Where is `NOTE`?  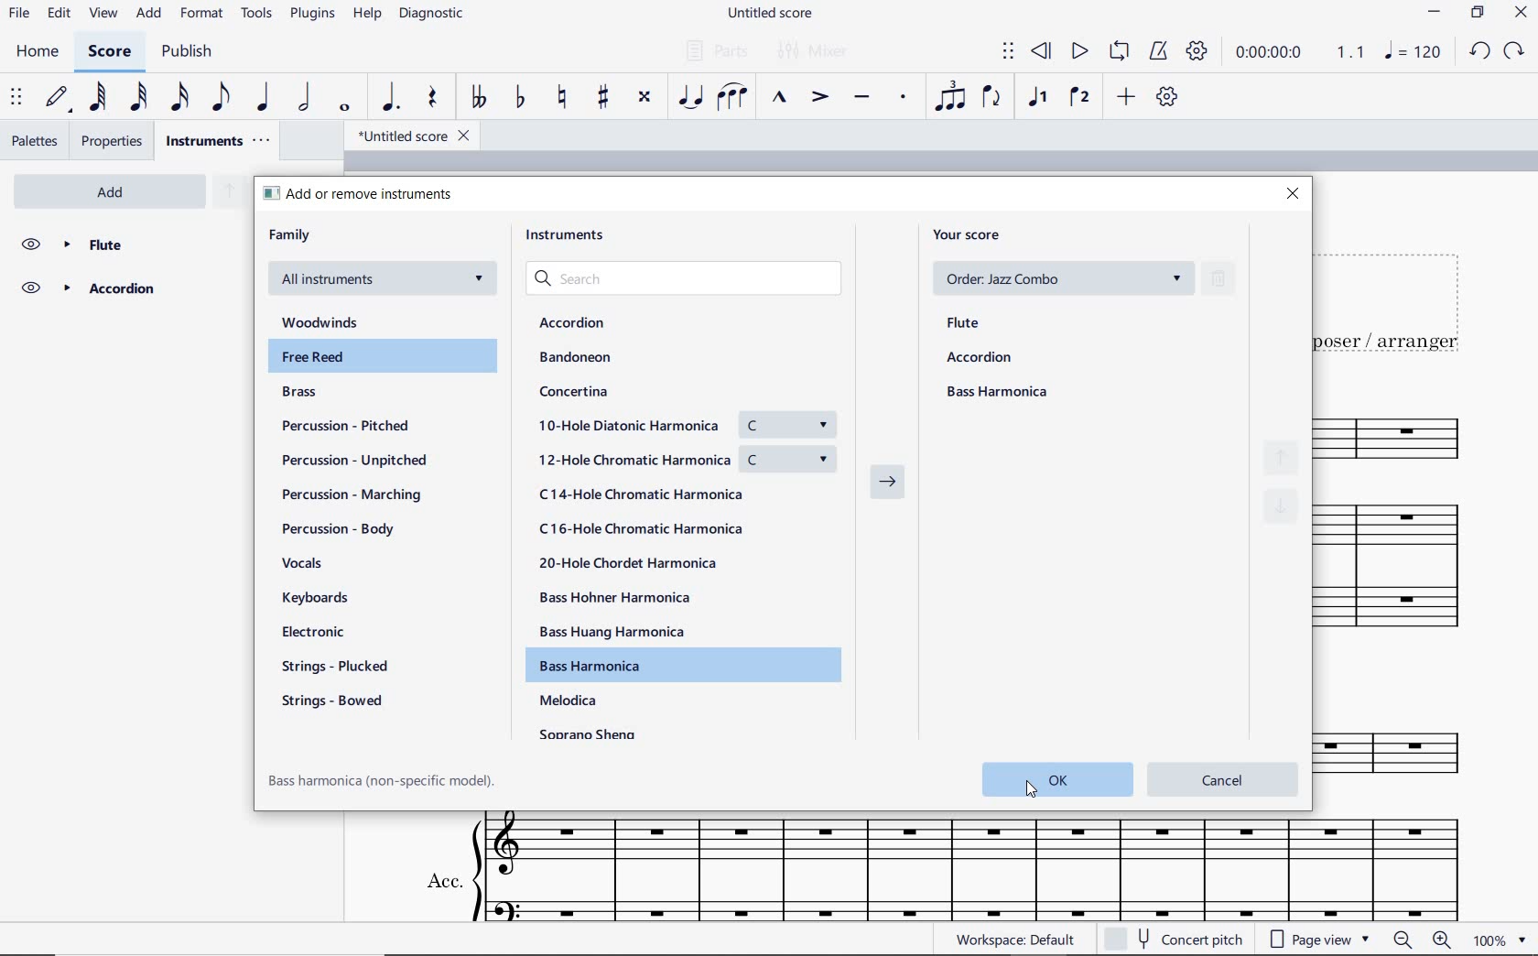
NOTE is located at coordinates (1413, 54).